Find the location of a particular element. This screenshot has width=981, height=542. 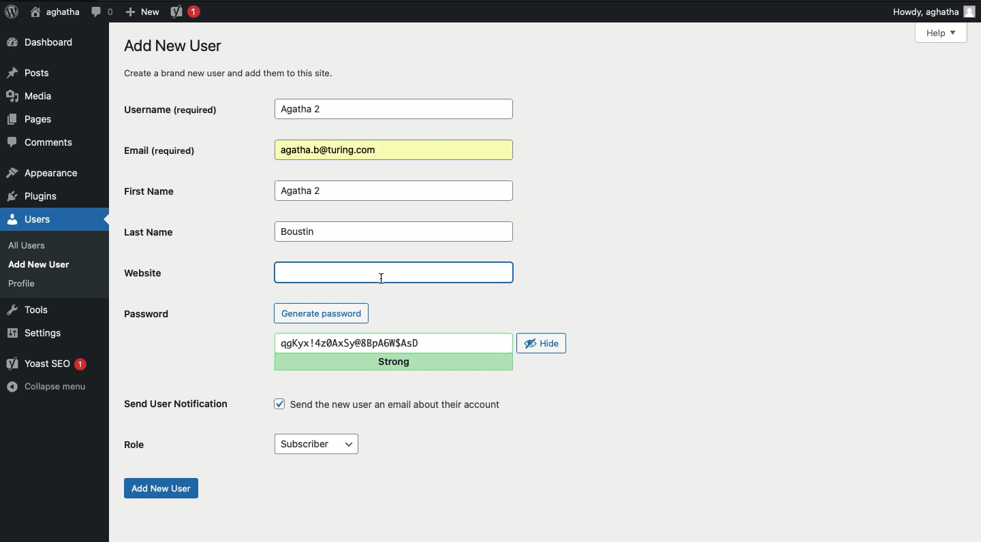

Agatha 2 is located at coordinates (393, 110).